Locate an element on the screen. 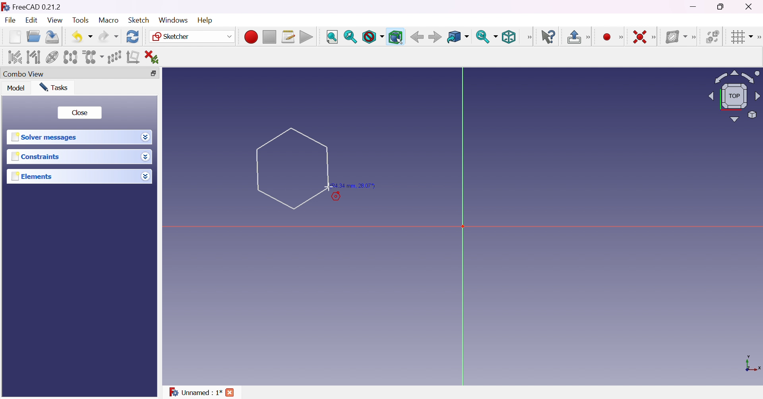 Image resolution: width=763 pixels, height=399 pixels. Polygon is located at coordinates (292, 168).